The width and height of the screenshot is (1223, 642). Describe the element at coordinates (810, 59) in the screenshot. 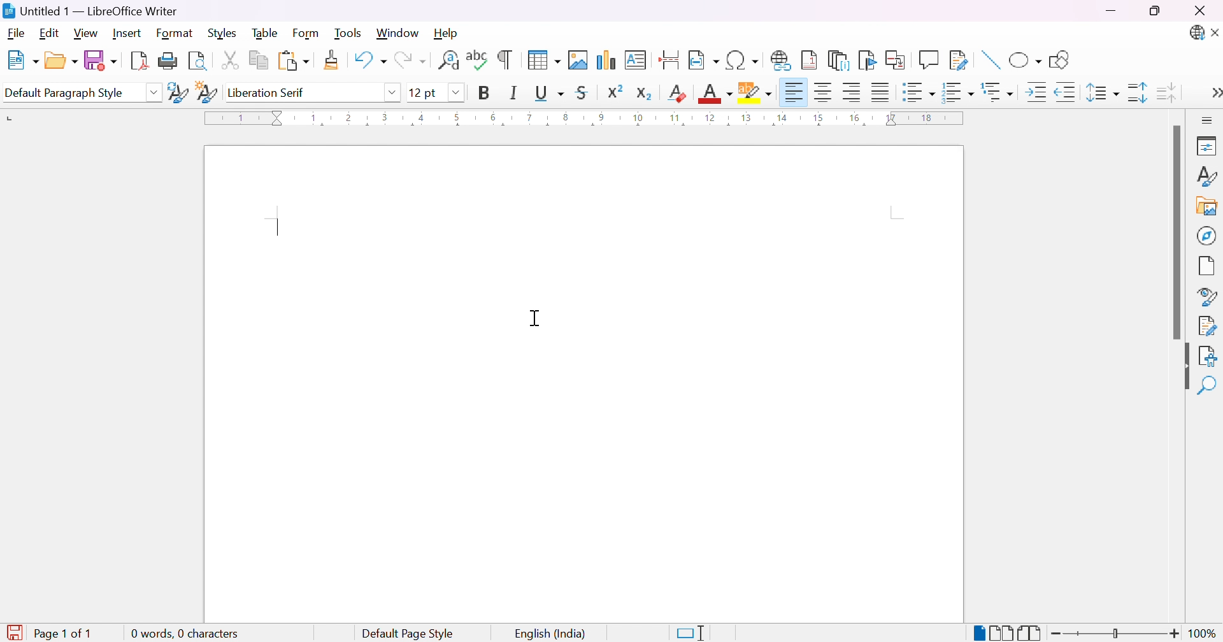

I see `Insert footnote` at that location.